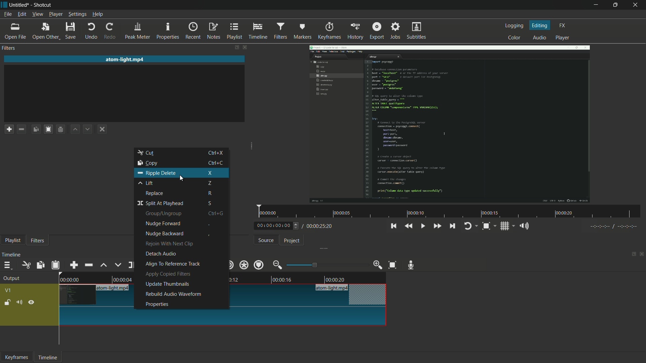 The width and height of the screenshot is (646, 363). What do you see at coordinates (618, 5) in the screenshot?
I see `Maximize` at bounding box center [618, 5].